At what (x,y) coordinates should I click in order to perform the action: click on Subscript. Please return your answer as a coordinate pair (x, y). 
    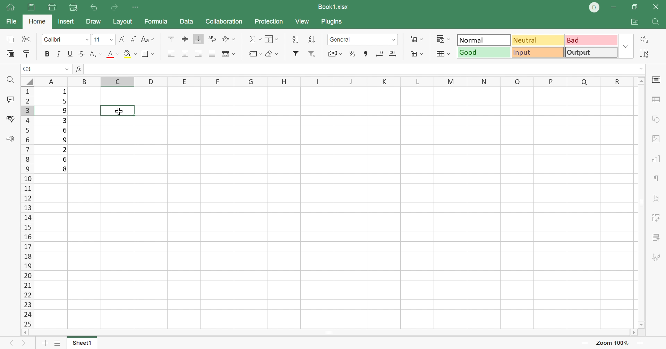
    Looking at the image, I should click on (95, 54).